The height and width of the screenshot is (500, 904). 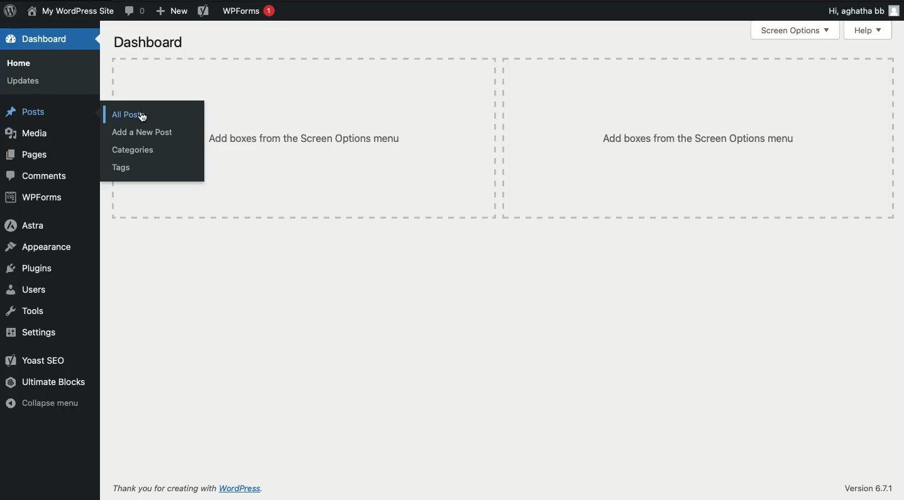 I want to click on Home, so click(x=25, y=64).